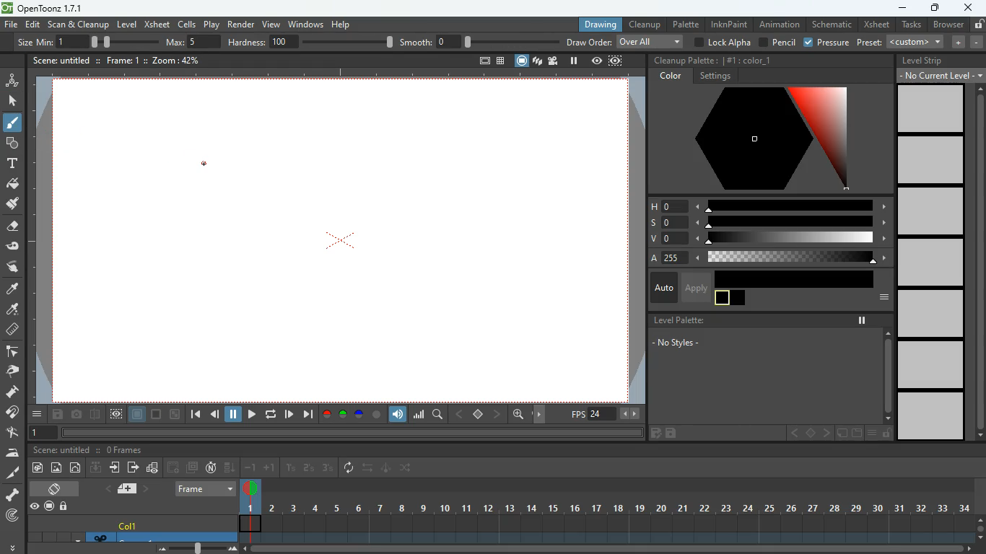  Describe the element at coordinates (407, 467) in the screenshot. I see `swap` at that location.